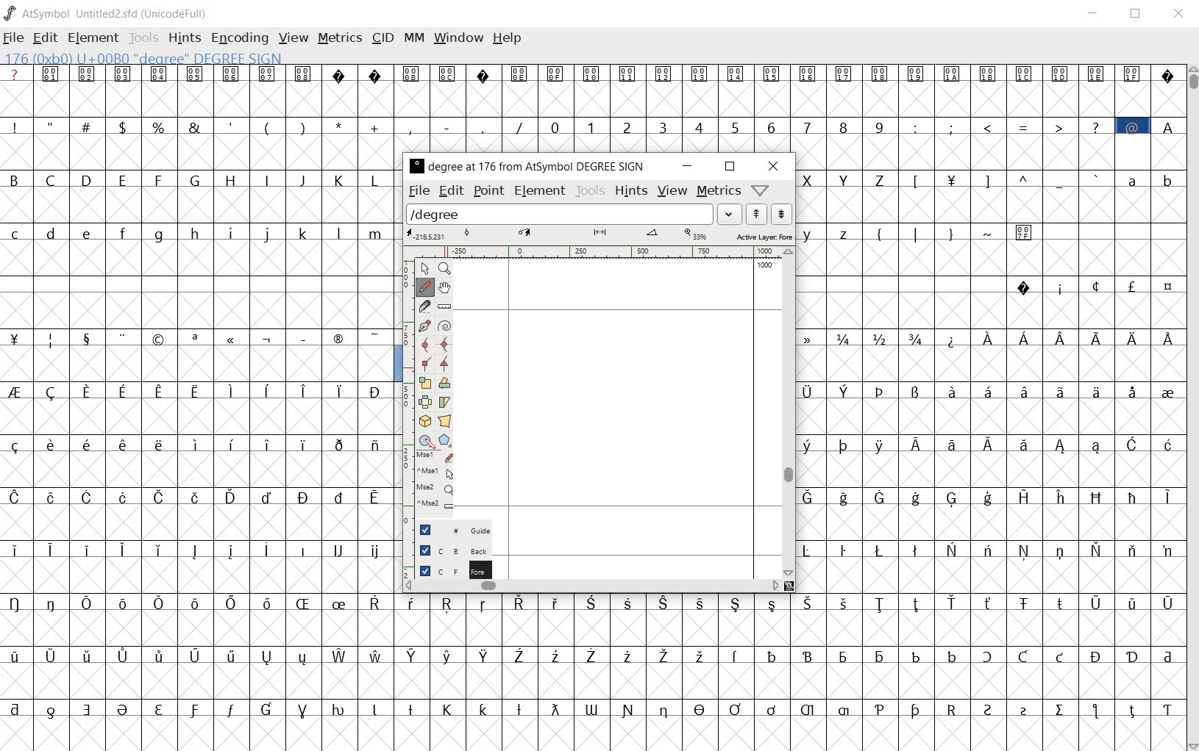  What do you see at coordinates (424, 268) in the screenshot?
I see `pointer` at bounding box center [424, 268].